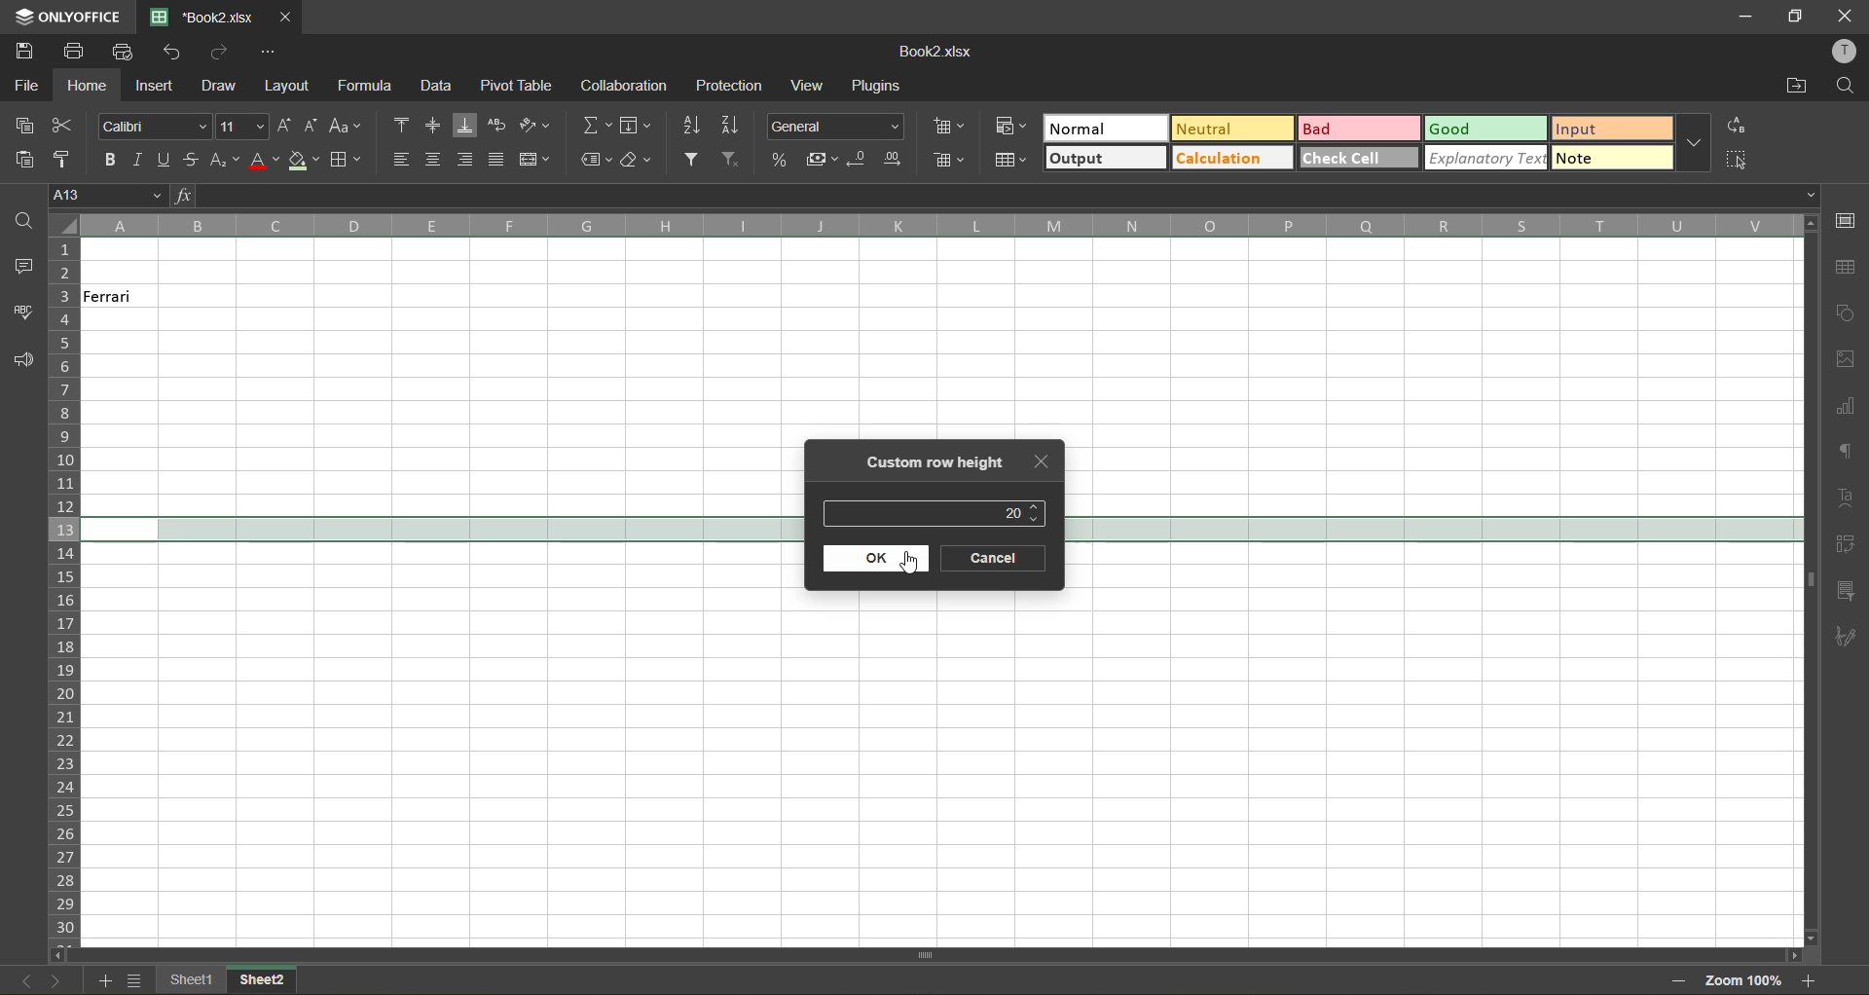 This screenshot has height=995, width=1869. I want to click on quick print, so click(127, 53).